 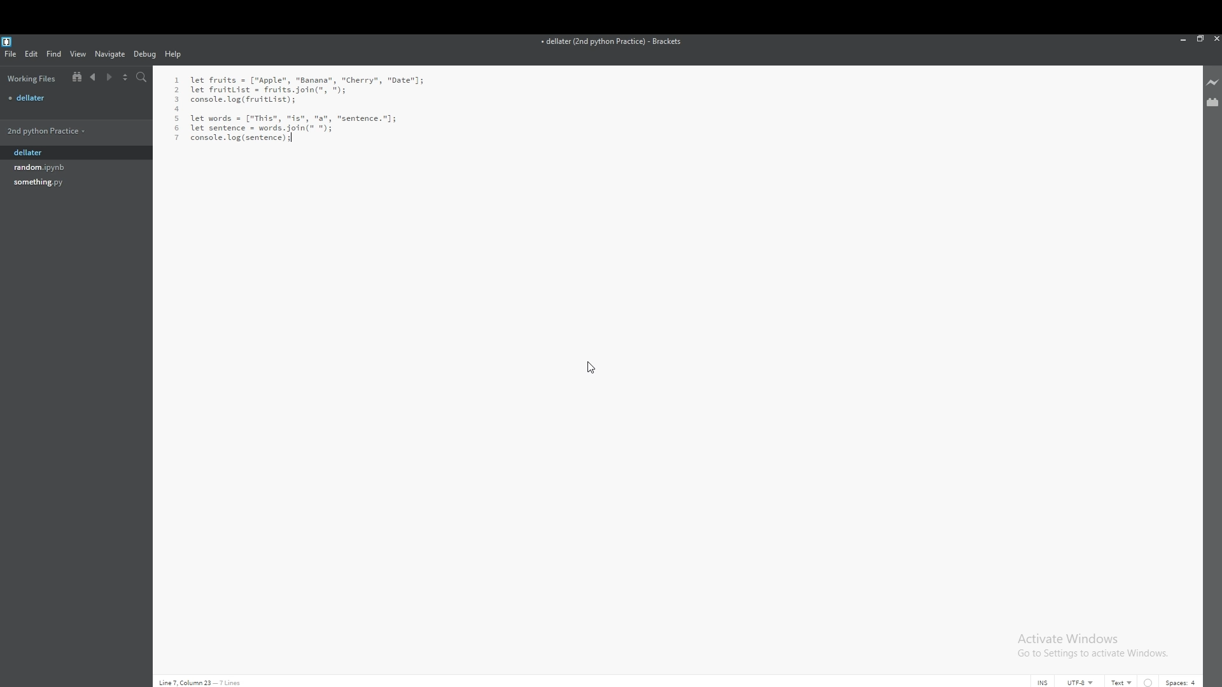 I want to click on close, so click(x=1214, y=39).